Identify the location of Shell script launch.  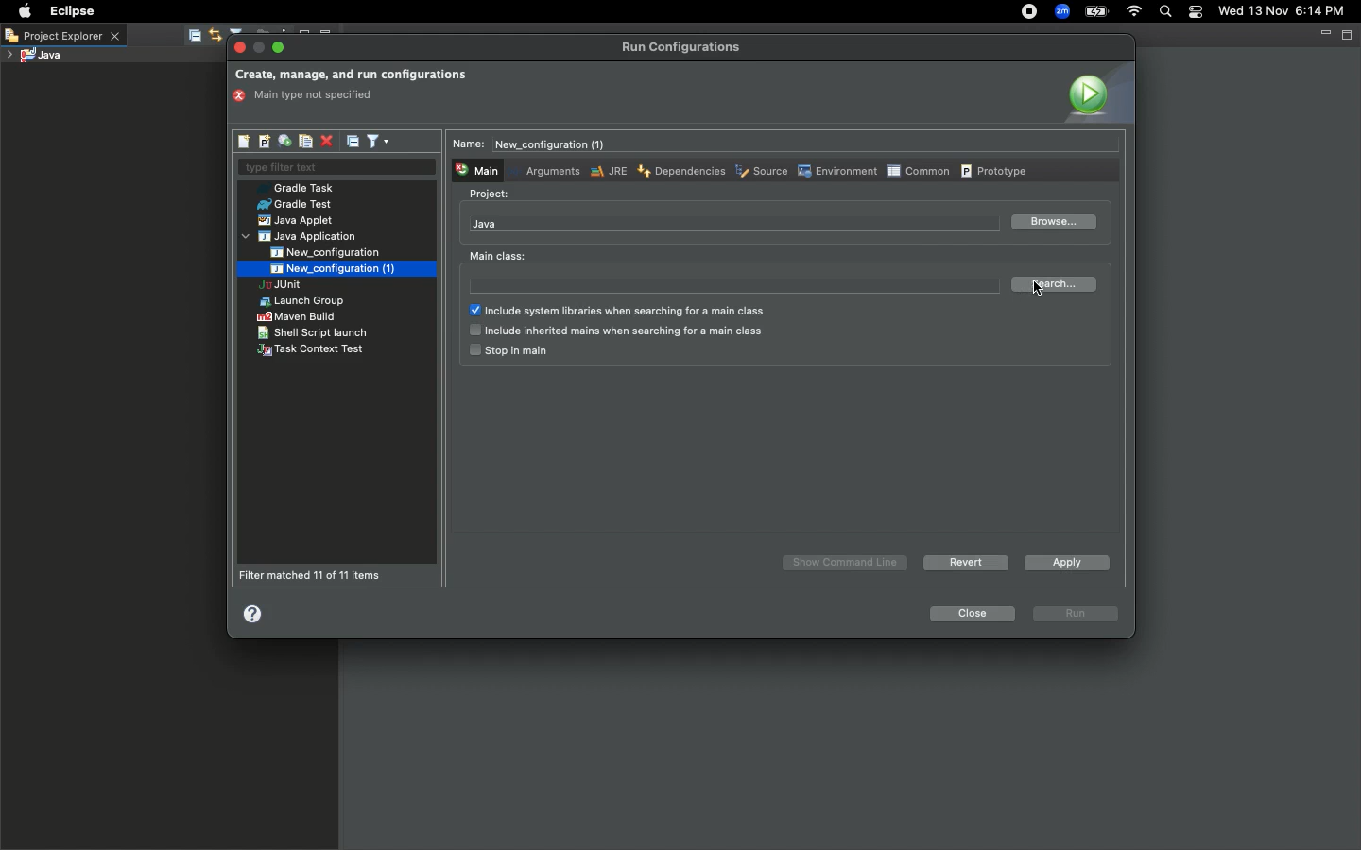
(314, 332).